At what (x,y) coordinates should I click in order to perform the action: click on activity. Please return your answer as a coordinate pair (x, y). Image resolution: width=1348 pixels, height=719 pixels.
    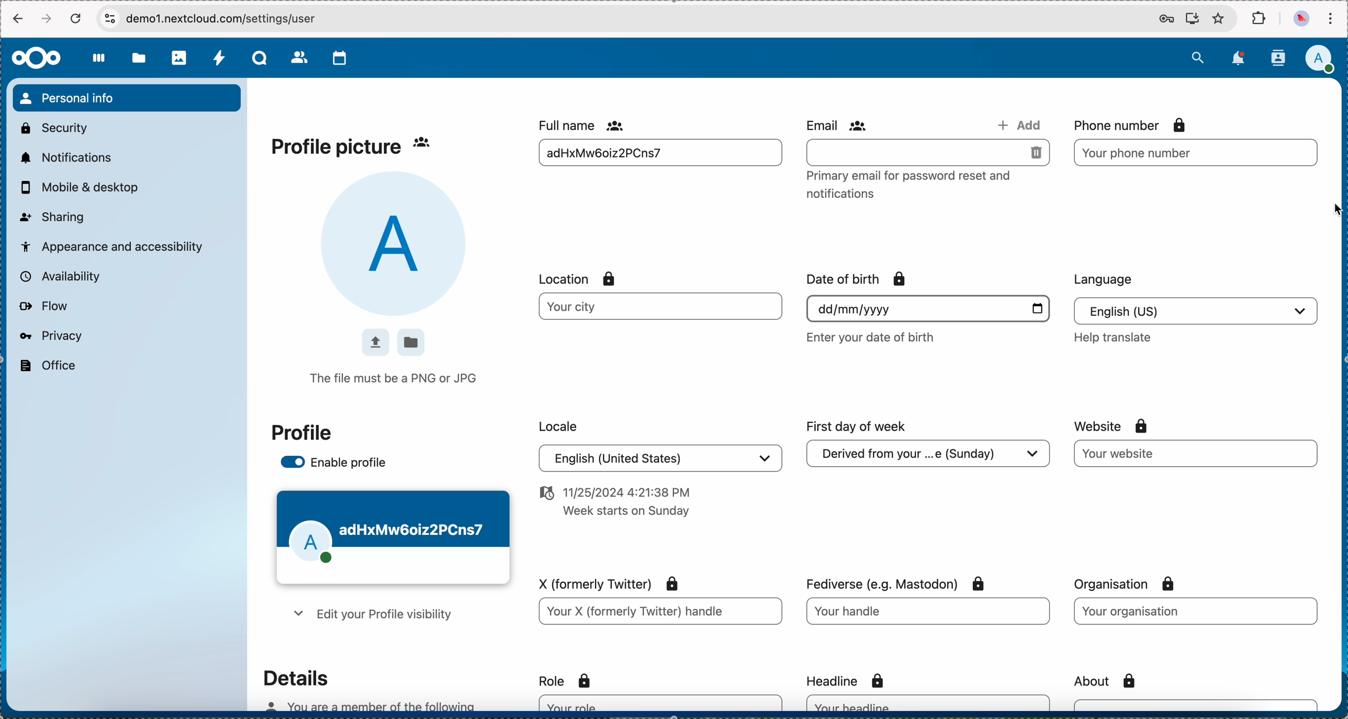
    Looking at the image, I should click on (220, 59).